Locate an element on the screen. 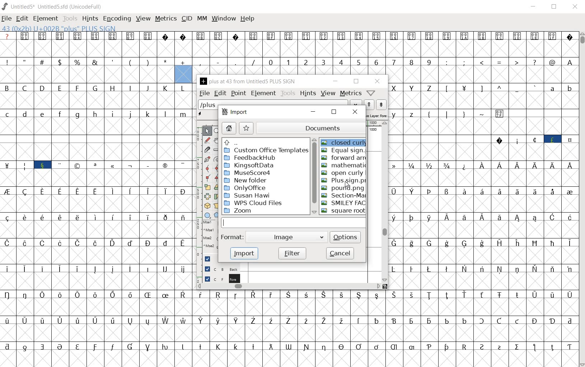 Image resolution: width=585 pixels, height=367 pixels. mm is located at coordinates (201, 18).